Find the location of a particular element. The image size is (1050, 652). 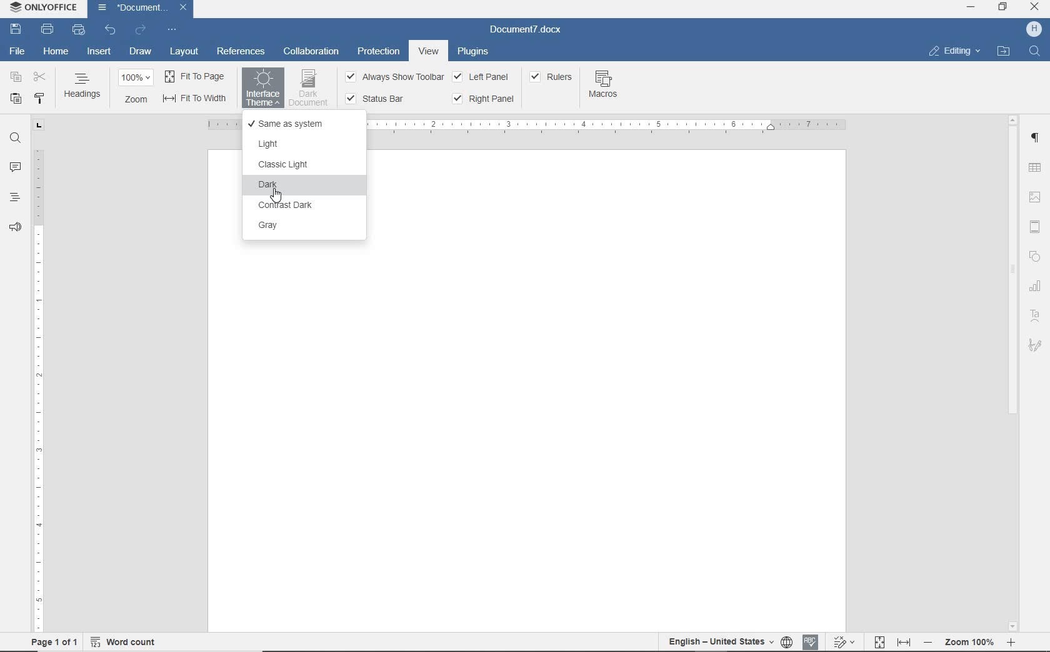

ZOOM is located at coordinates (137, 79).